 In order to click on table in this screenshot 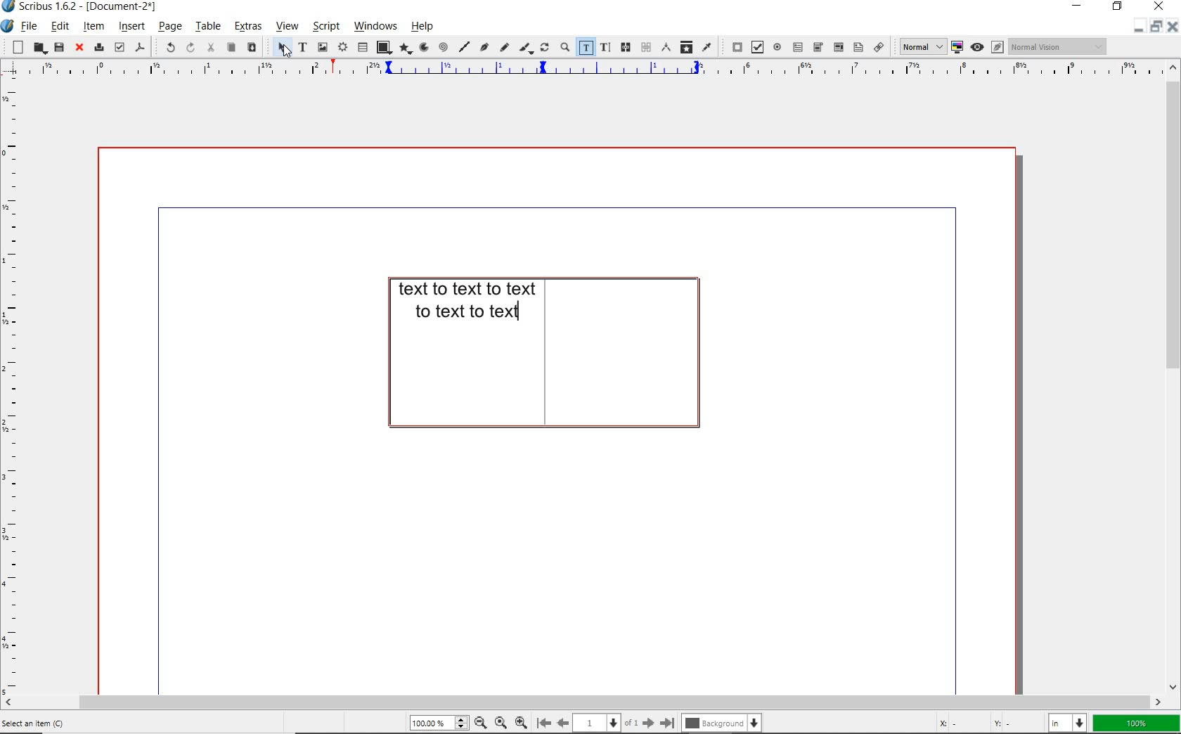, I will do `click(363, 46)`.